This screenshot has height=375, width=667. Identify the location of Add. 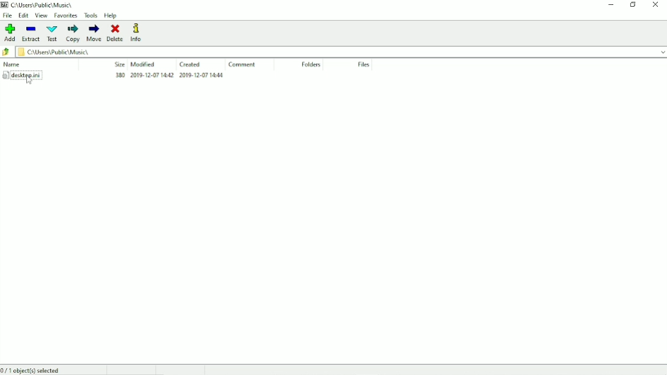
(10, 32).